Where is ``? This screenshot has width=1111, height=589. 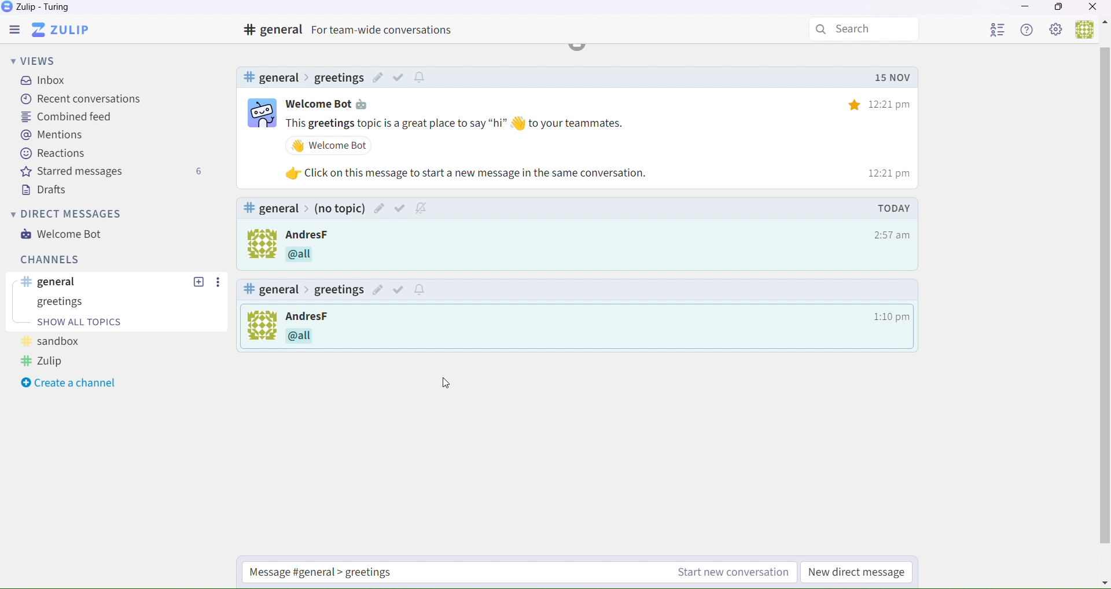
 is located at coordinates (330, 316).